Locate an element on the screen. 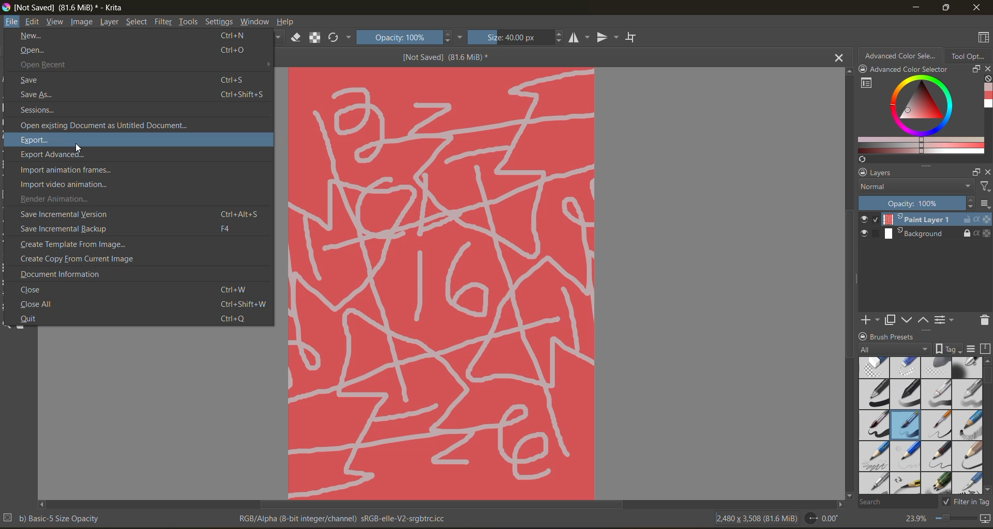  select is located at coordinates (136, 22).